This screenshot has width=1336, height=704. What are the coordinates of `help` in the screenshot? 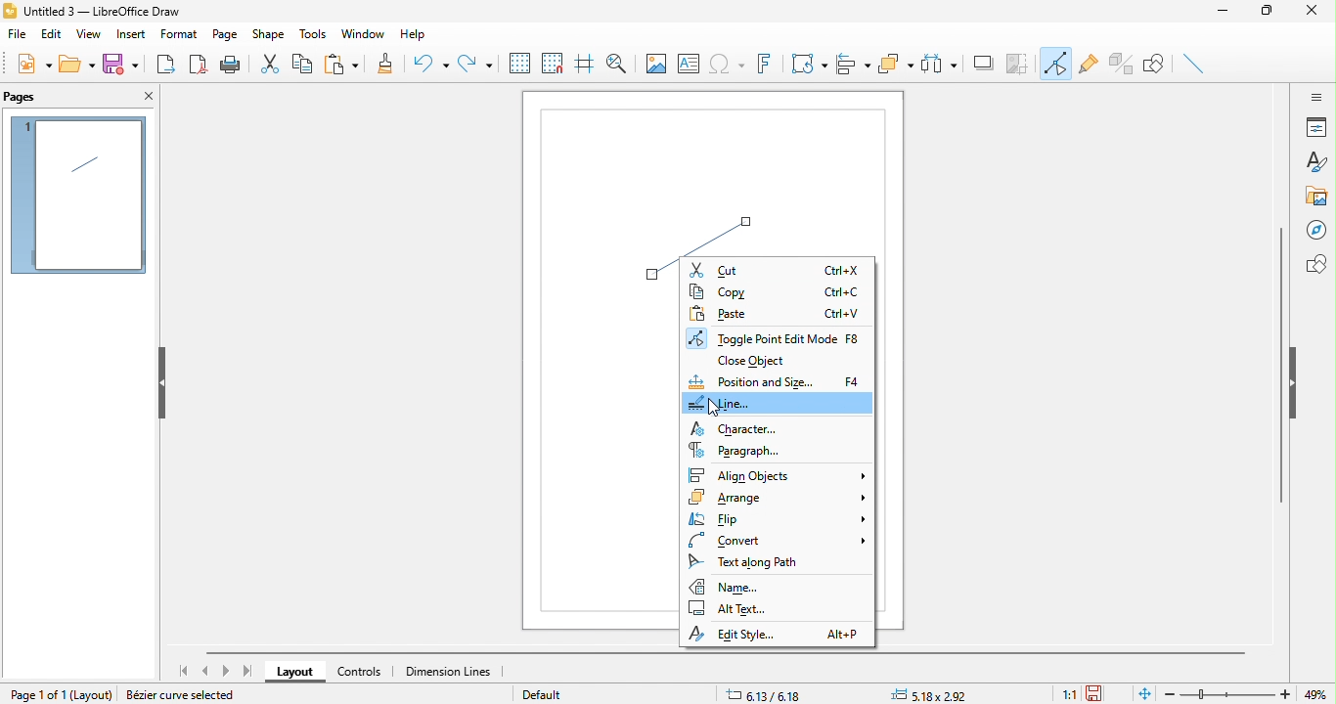 It's located at (412, 36).